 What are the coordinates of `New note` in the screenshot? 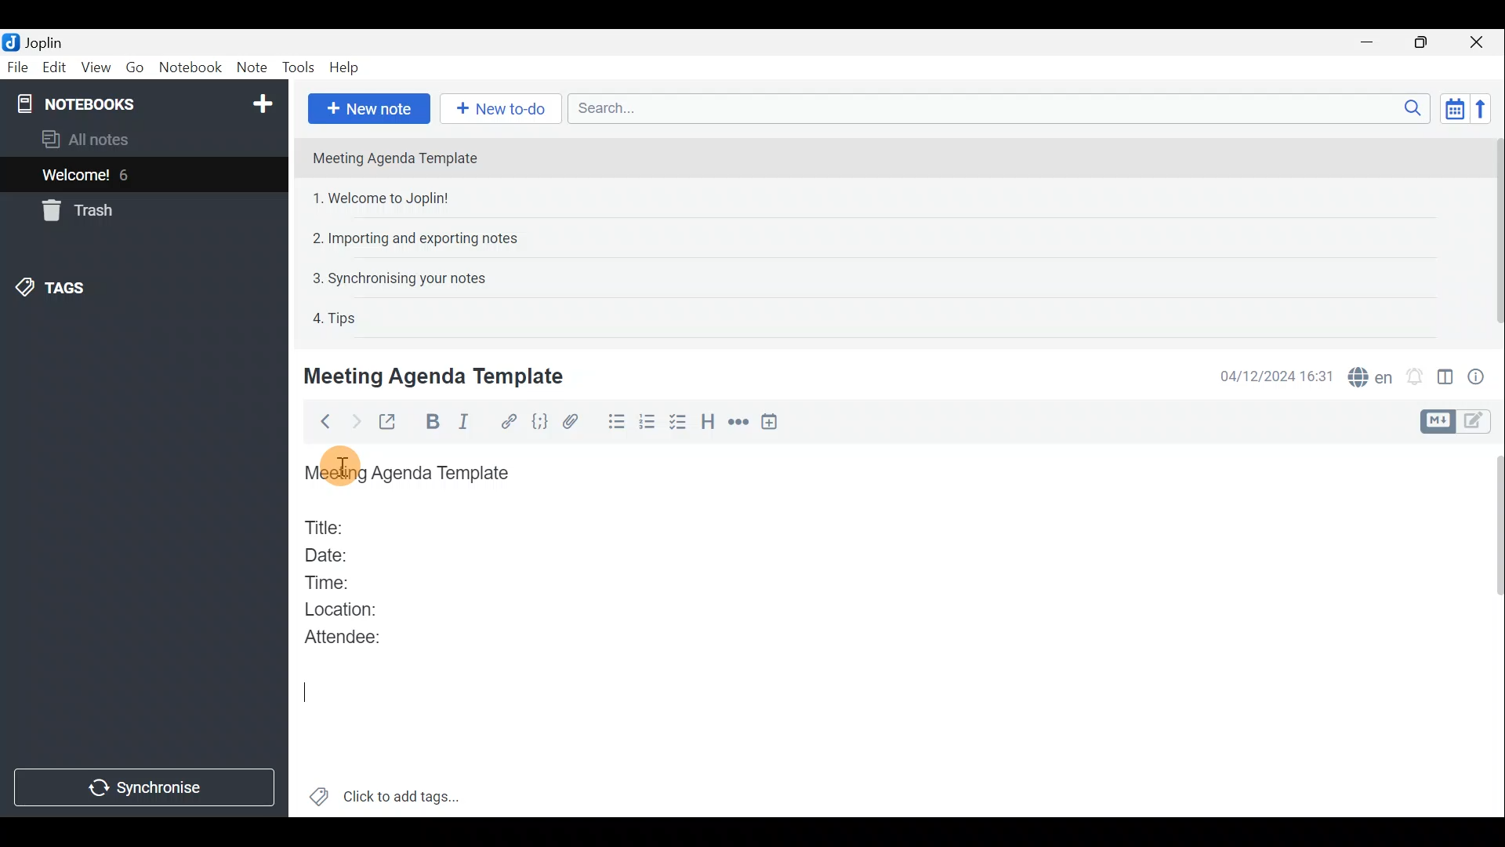 It's located at (369, 109).